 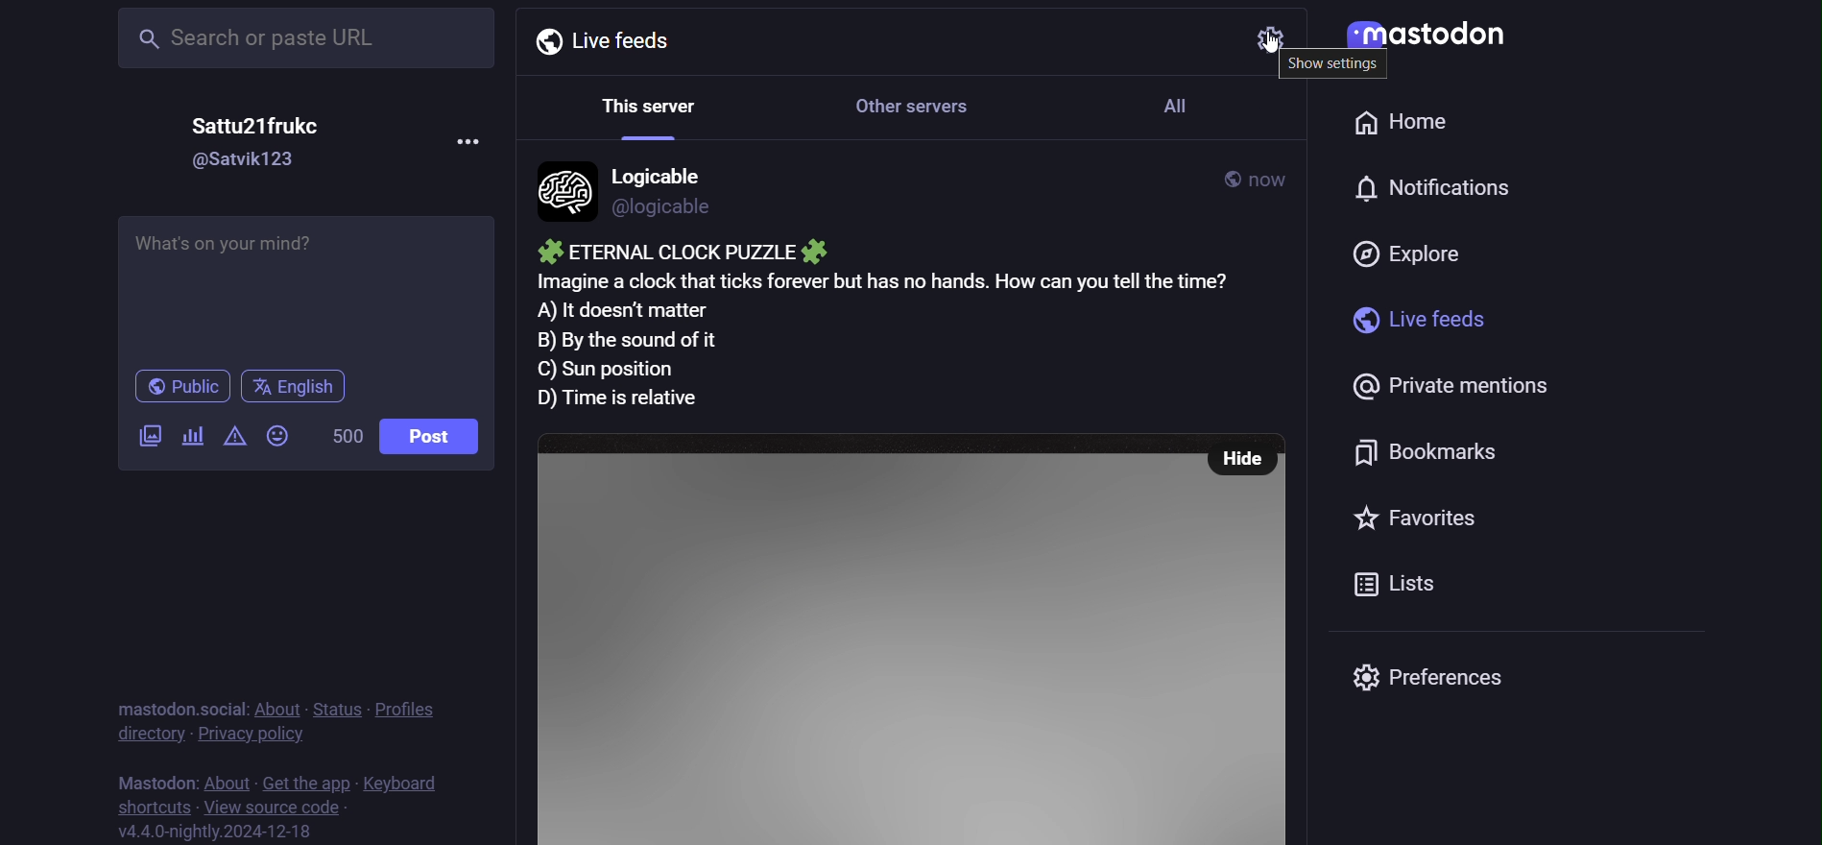 I want to click on version, so click(x=216, y=832).